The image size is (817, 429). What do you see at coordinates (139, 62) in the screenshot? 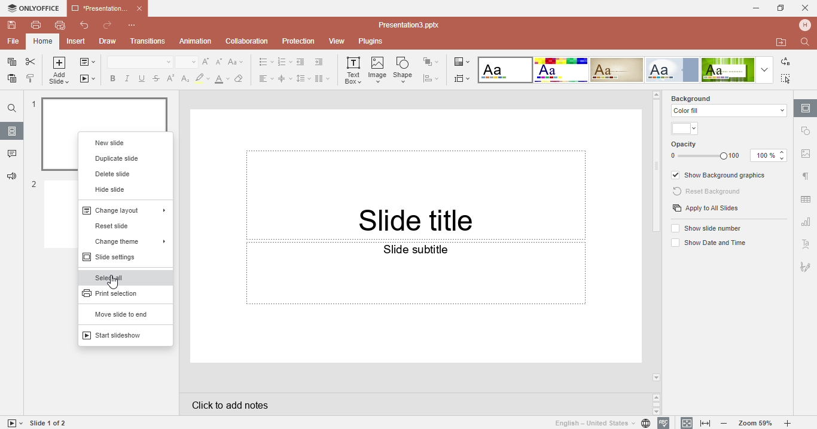
I see `Font` at bounding box center [139, 62].